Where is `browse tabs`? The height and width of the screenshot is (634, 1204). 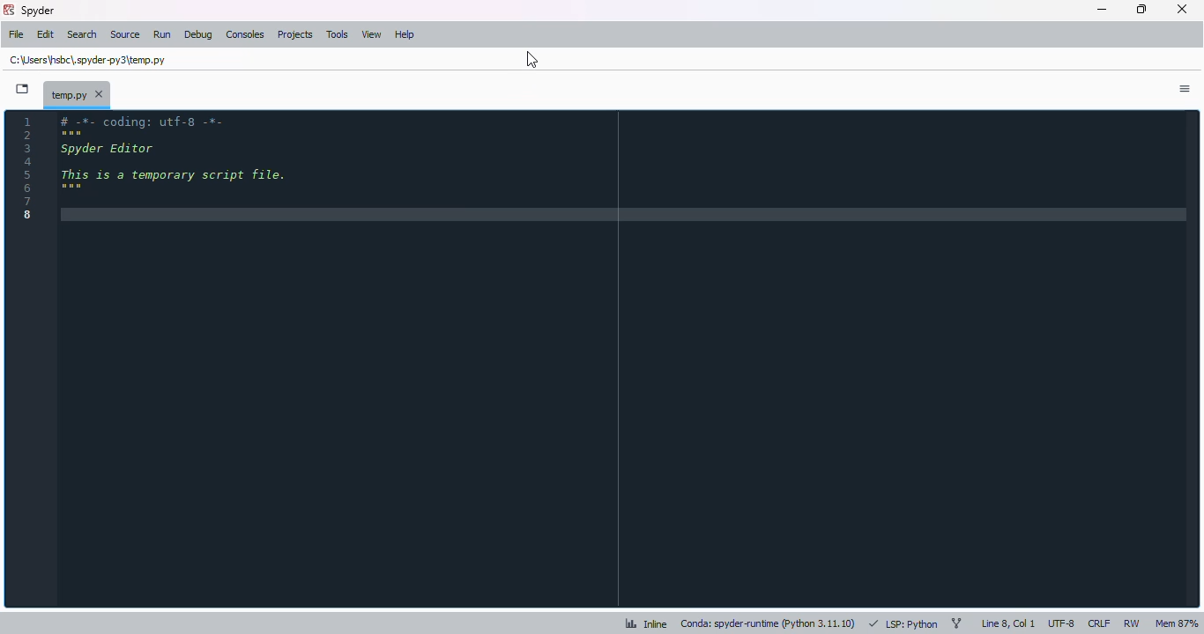
browse tabs is located at coordinates (19, 91).